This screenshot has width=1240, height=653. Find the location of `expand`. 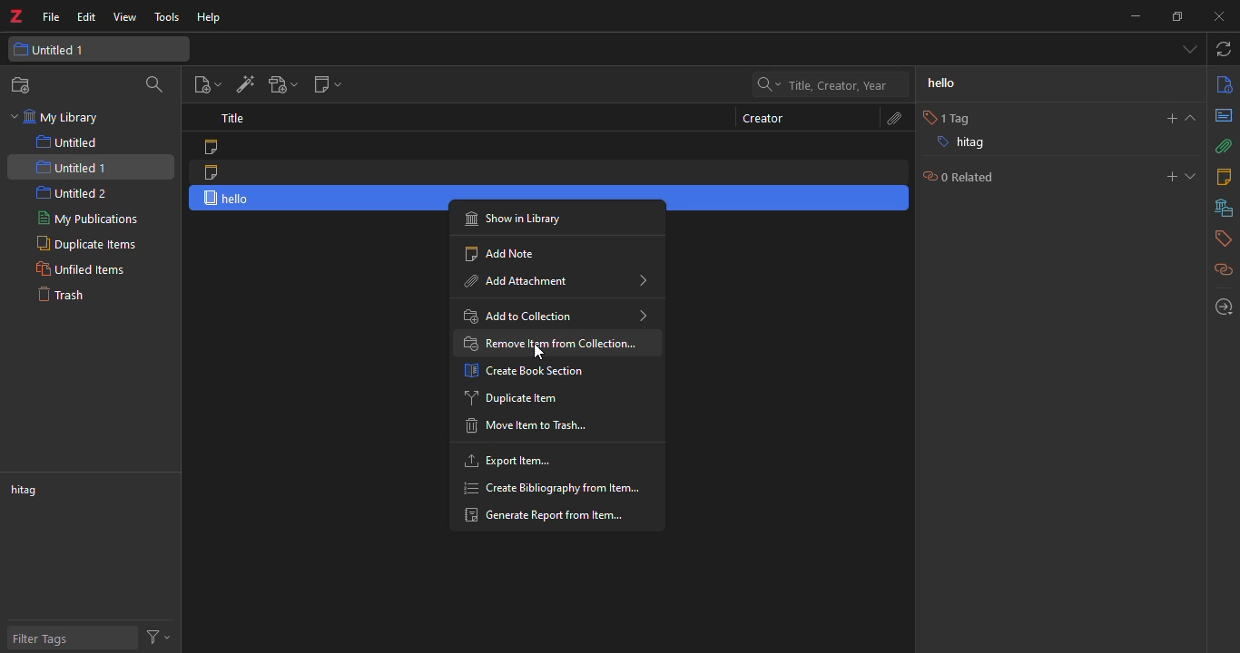

expand is located at coordinates (1192, 177).